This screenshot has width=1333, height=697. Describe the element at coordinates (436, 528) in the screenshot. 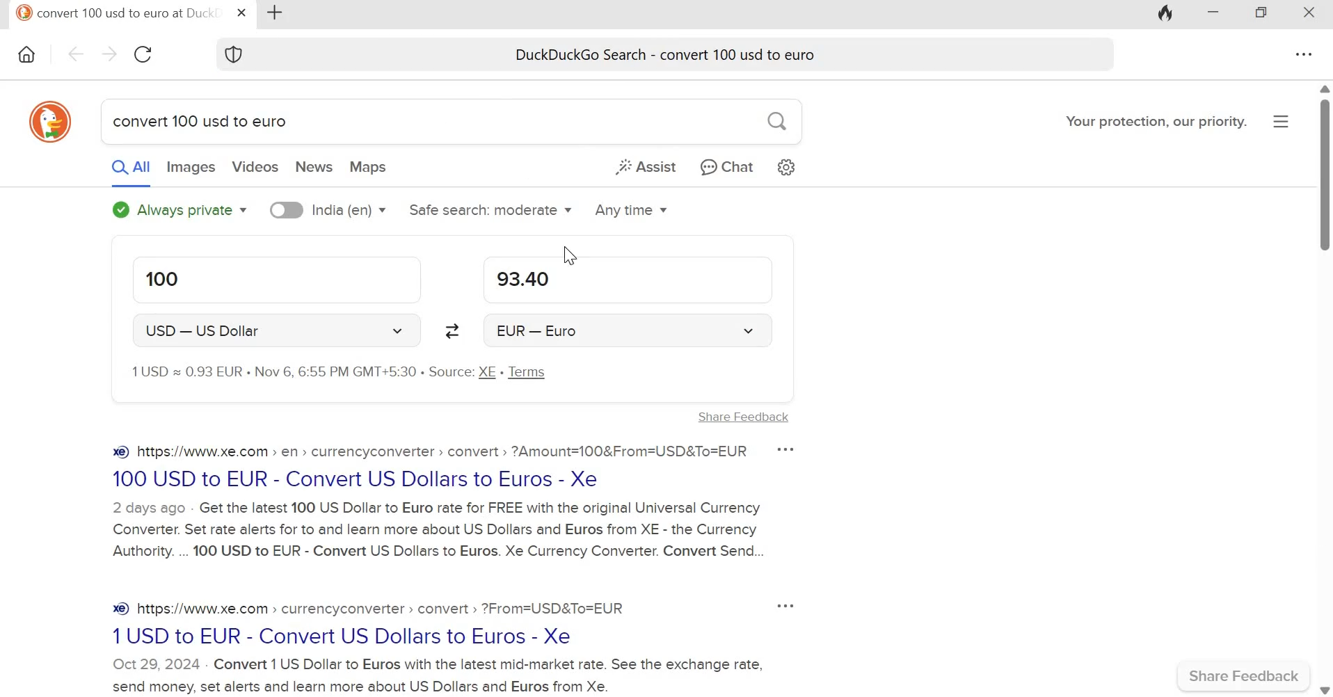

I see `Converter. Set rate alerts for to and learn more about US Dollars and Euros from XE - the Currency` at that location.